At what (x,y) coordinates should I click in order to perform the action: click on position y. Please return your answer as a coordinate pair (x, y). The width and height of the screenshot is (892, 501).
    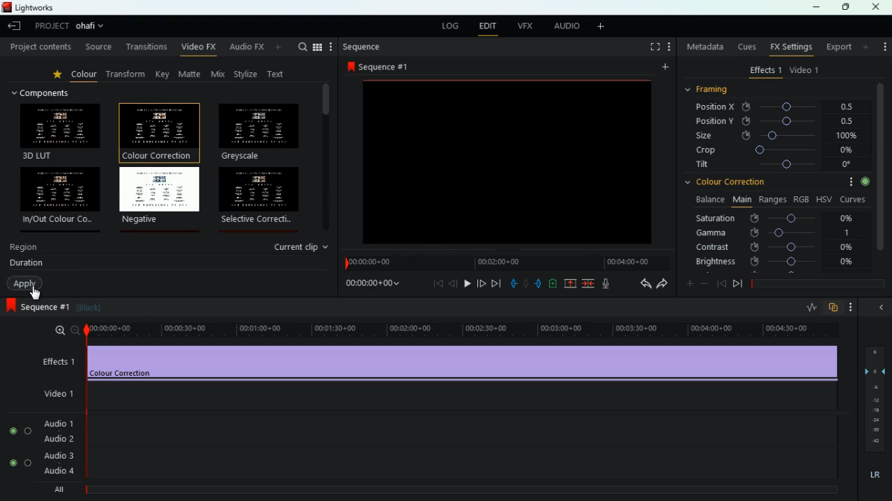
    Looking at the image, I should click on (779, 120).